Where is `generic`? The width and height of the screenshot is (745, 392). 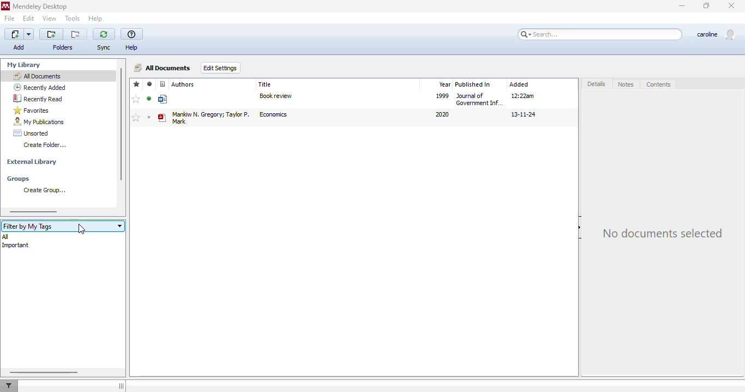 generic is located at coordinates (164, 100).